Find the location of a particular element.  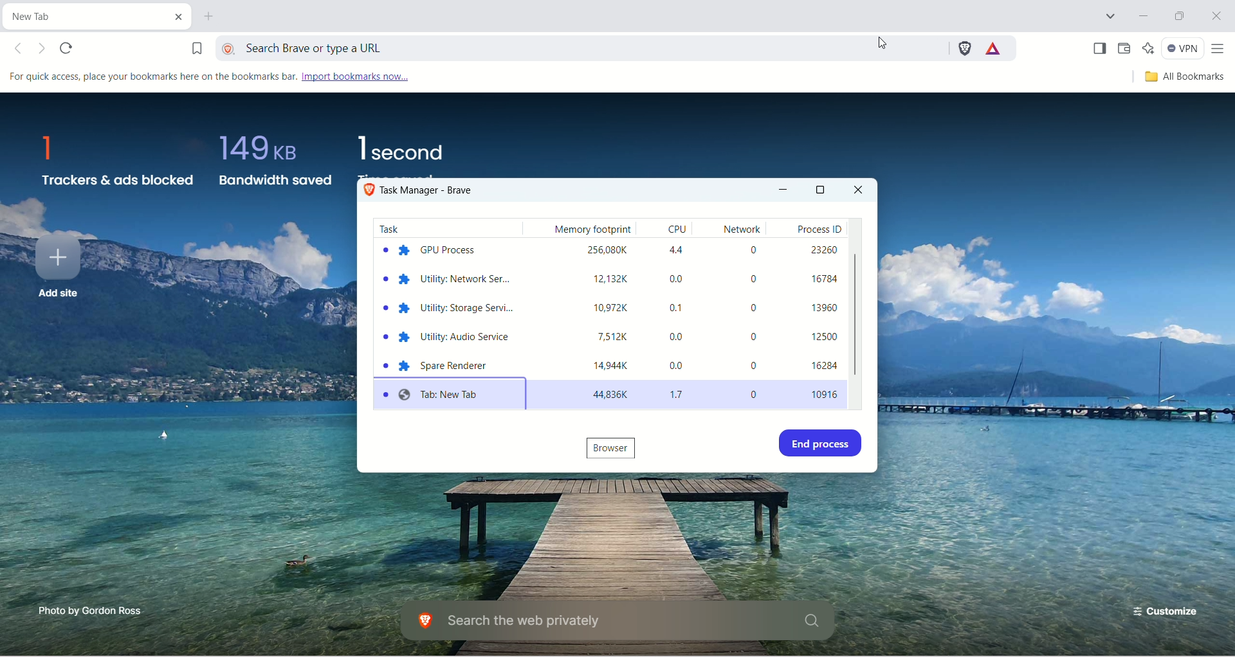

search Brave or type a URL is located at coordinates (580, 46).